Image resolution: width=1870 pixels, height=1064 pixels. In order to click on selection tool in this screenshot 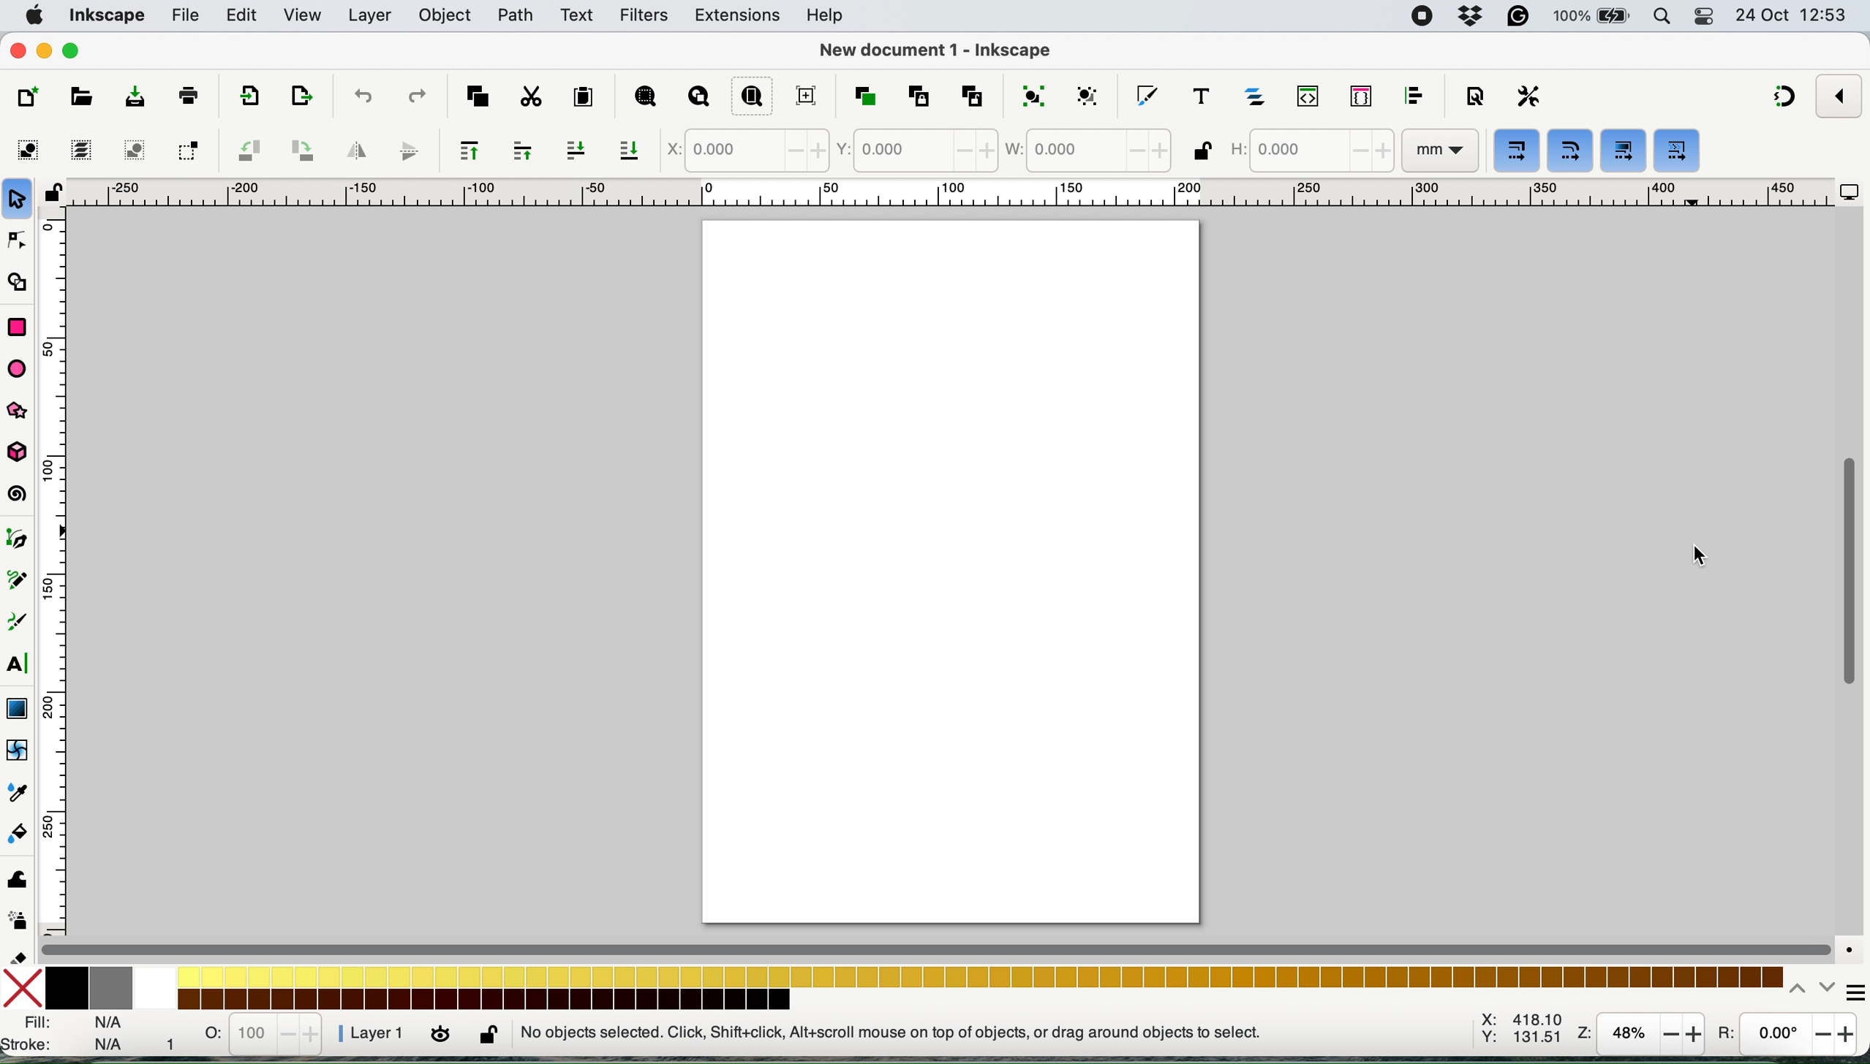, I will do `click(19, 198)`.